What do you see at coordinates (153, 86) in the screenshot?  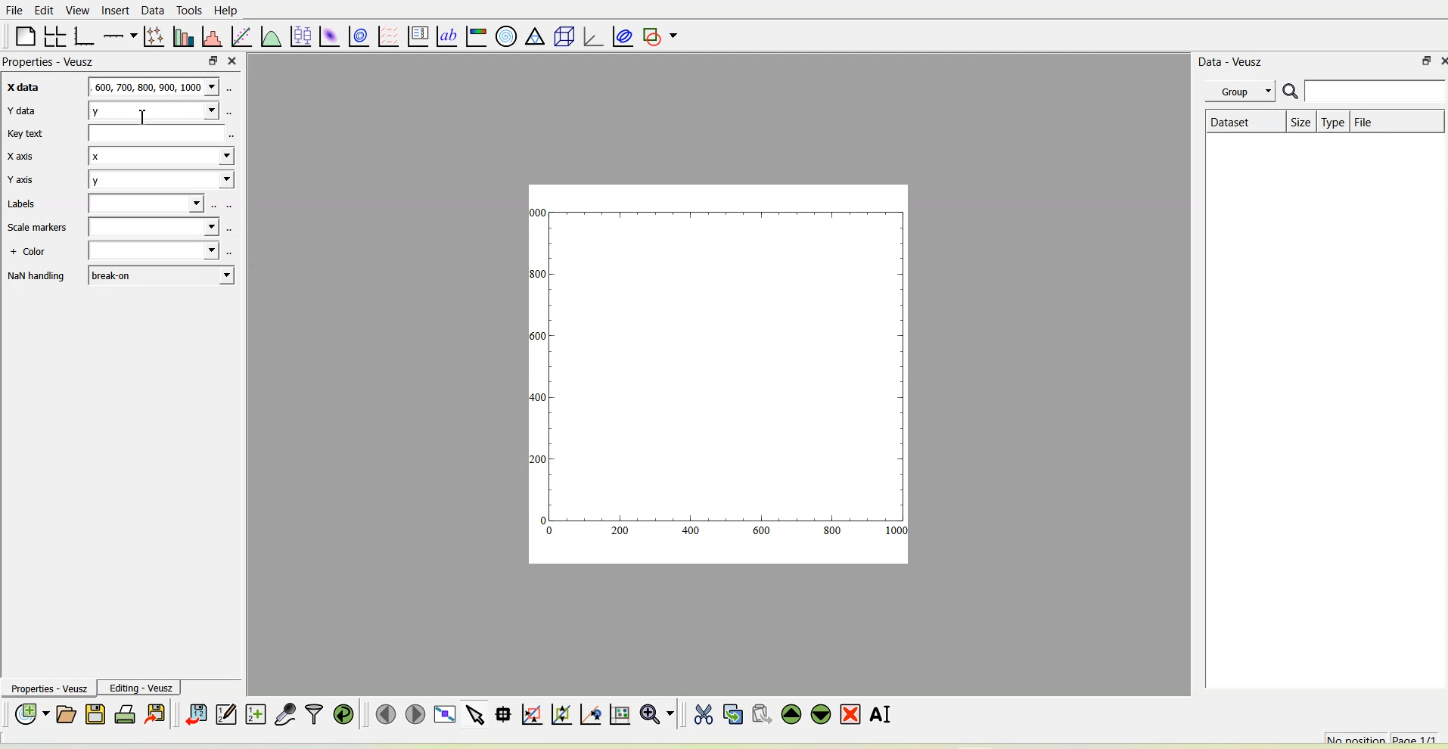 I see `600,700,800,900,1000` at bounding box center [153, 86].